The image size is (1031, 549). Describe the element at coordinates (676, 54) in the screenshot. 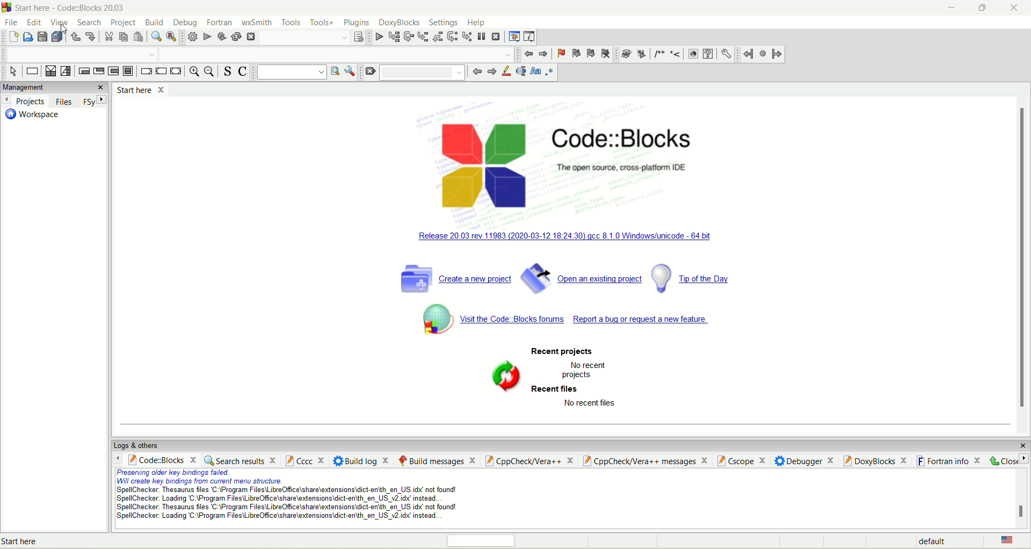

I see `Insert a line` at that location.